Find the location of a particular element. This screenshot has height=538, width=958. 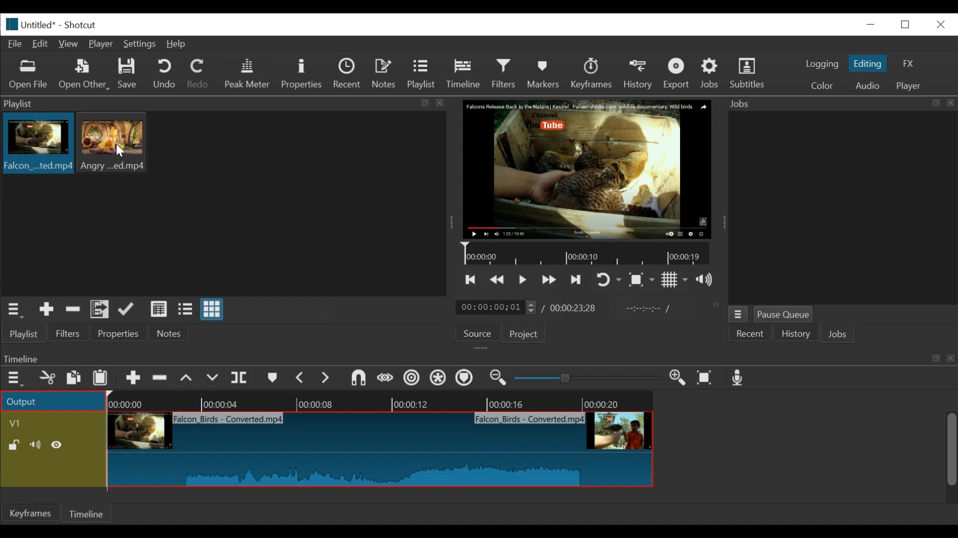

History is located at coordinates (796, 335).